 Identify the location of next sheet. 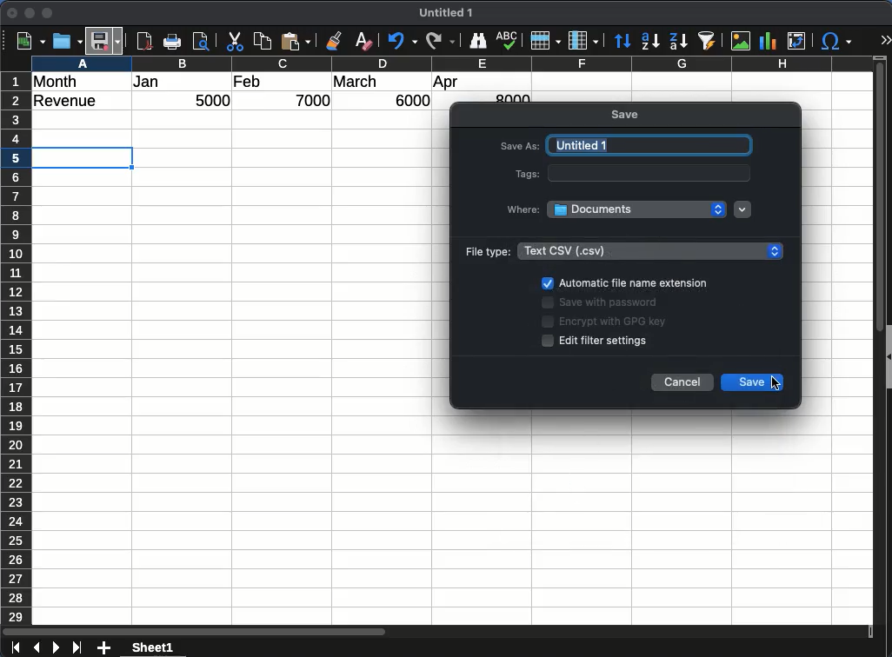
(55, 648).